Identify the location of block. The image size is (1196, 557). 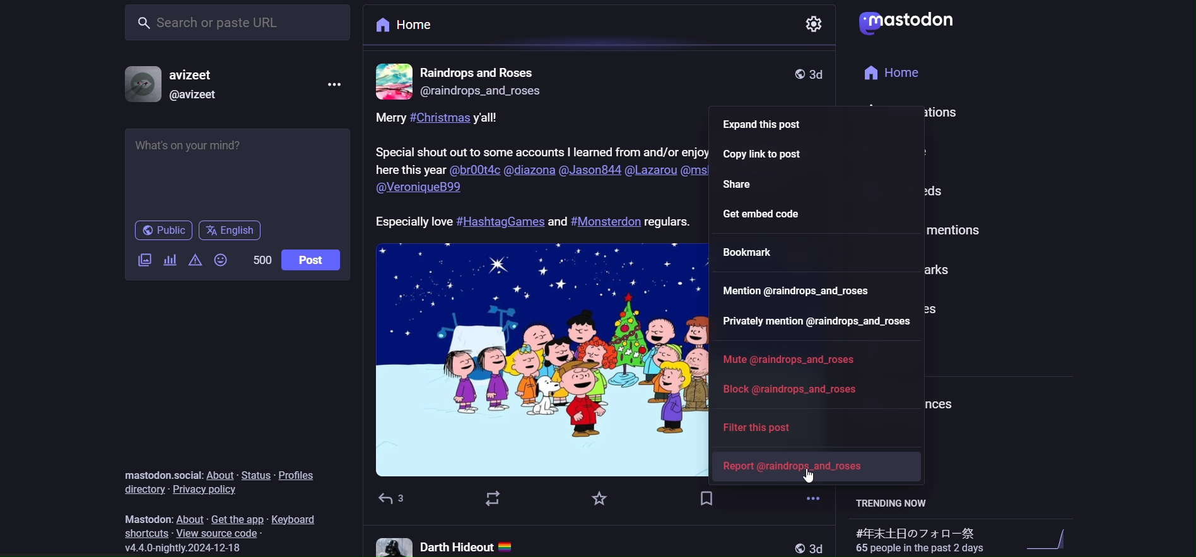
(800, 389).